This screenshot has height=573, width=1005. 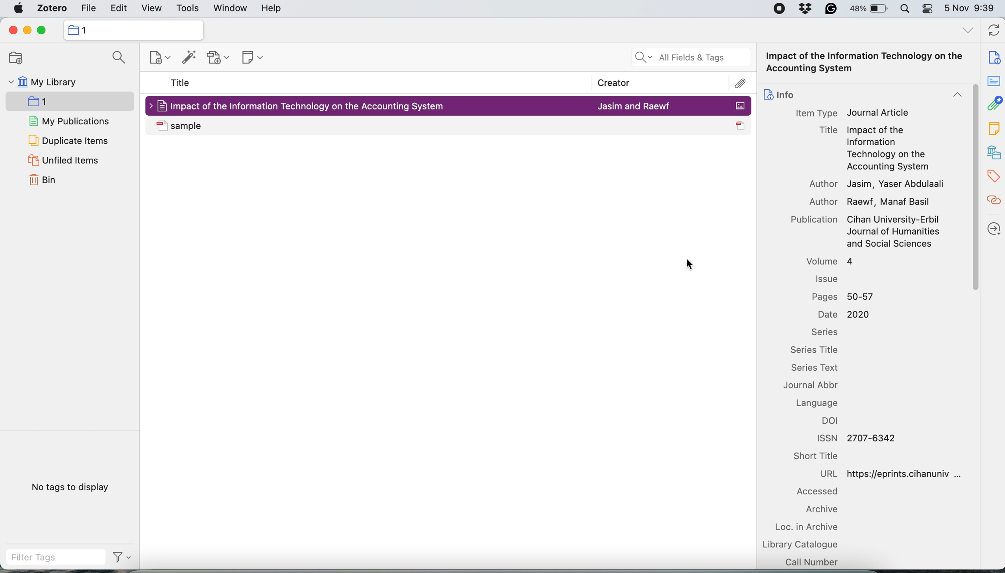 I want to click on sidebar vertical side bar, so click(x=973, y=188).